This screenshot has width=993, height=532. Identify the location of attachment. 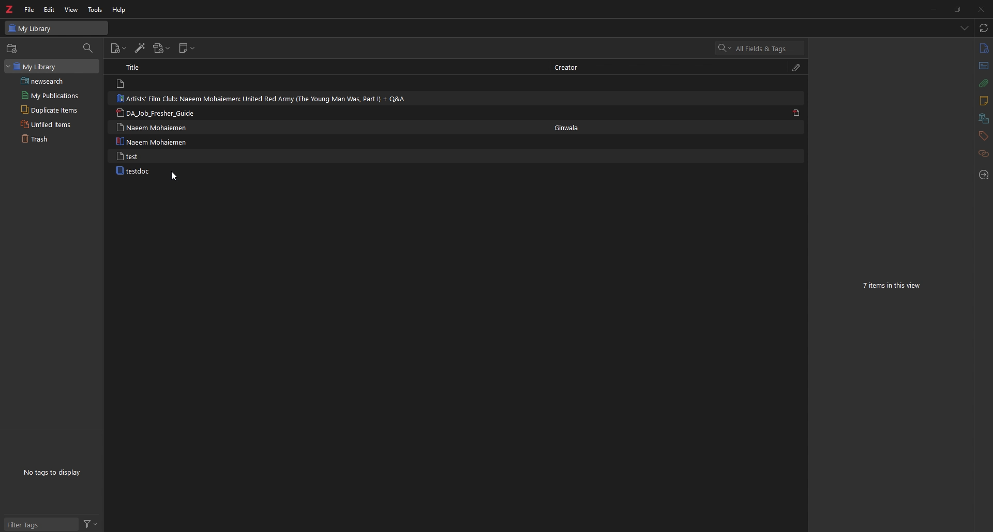
(983, 83).